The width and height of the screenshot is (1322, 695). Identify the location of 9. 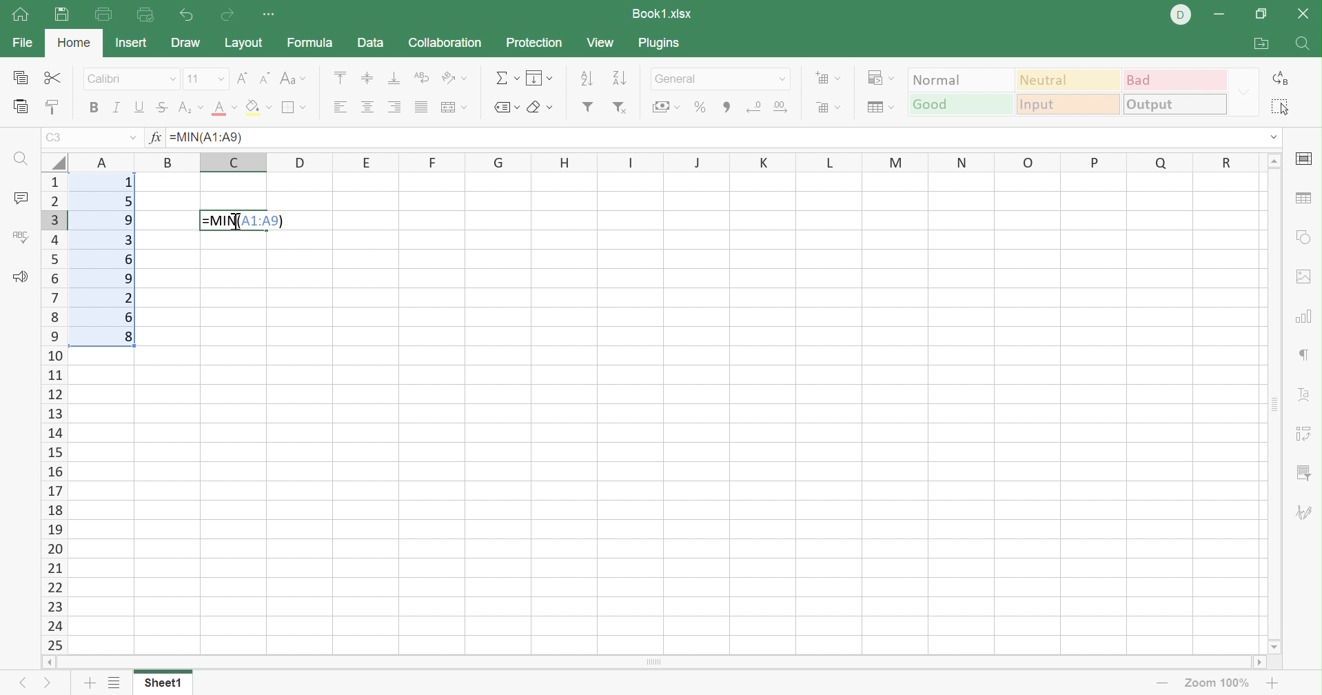
(128, 219).